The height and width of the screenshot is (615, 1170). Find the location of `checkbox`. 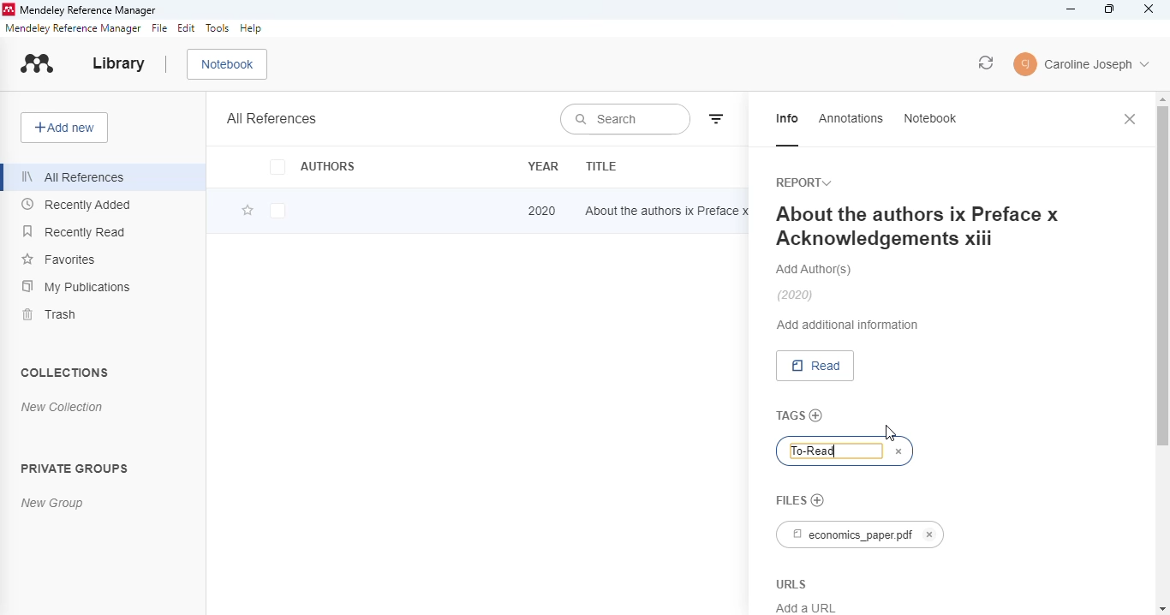

checkbox is located at coordinates (279, 212).